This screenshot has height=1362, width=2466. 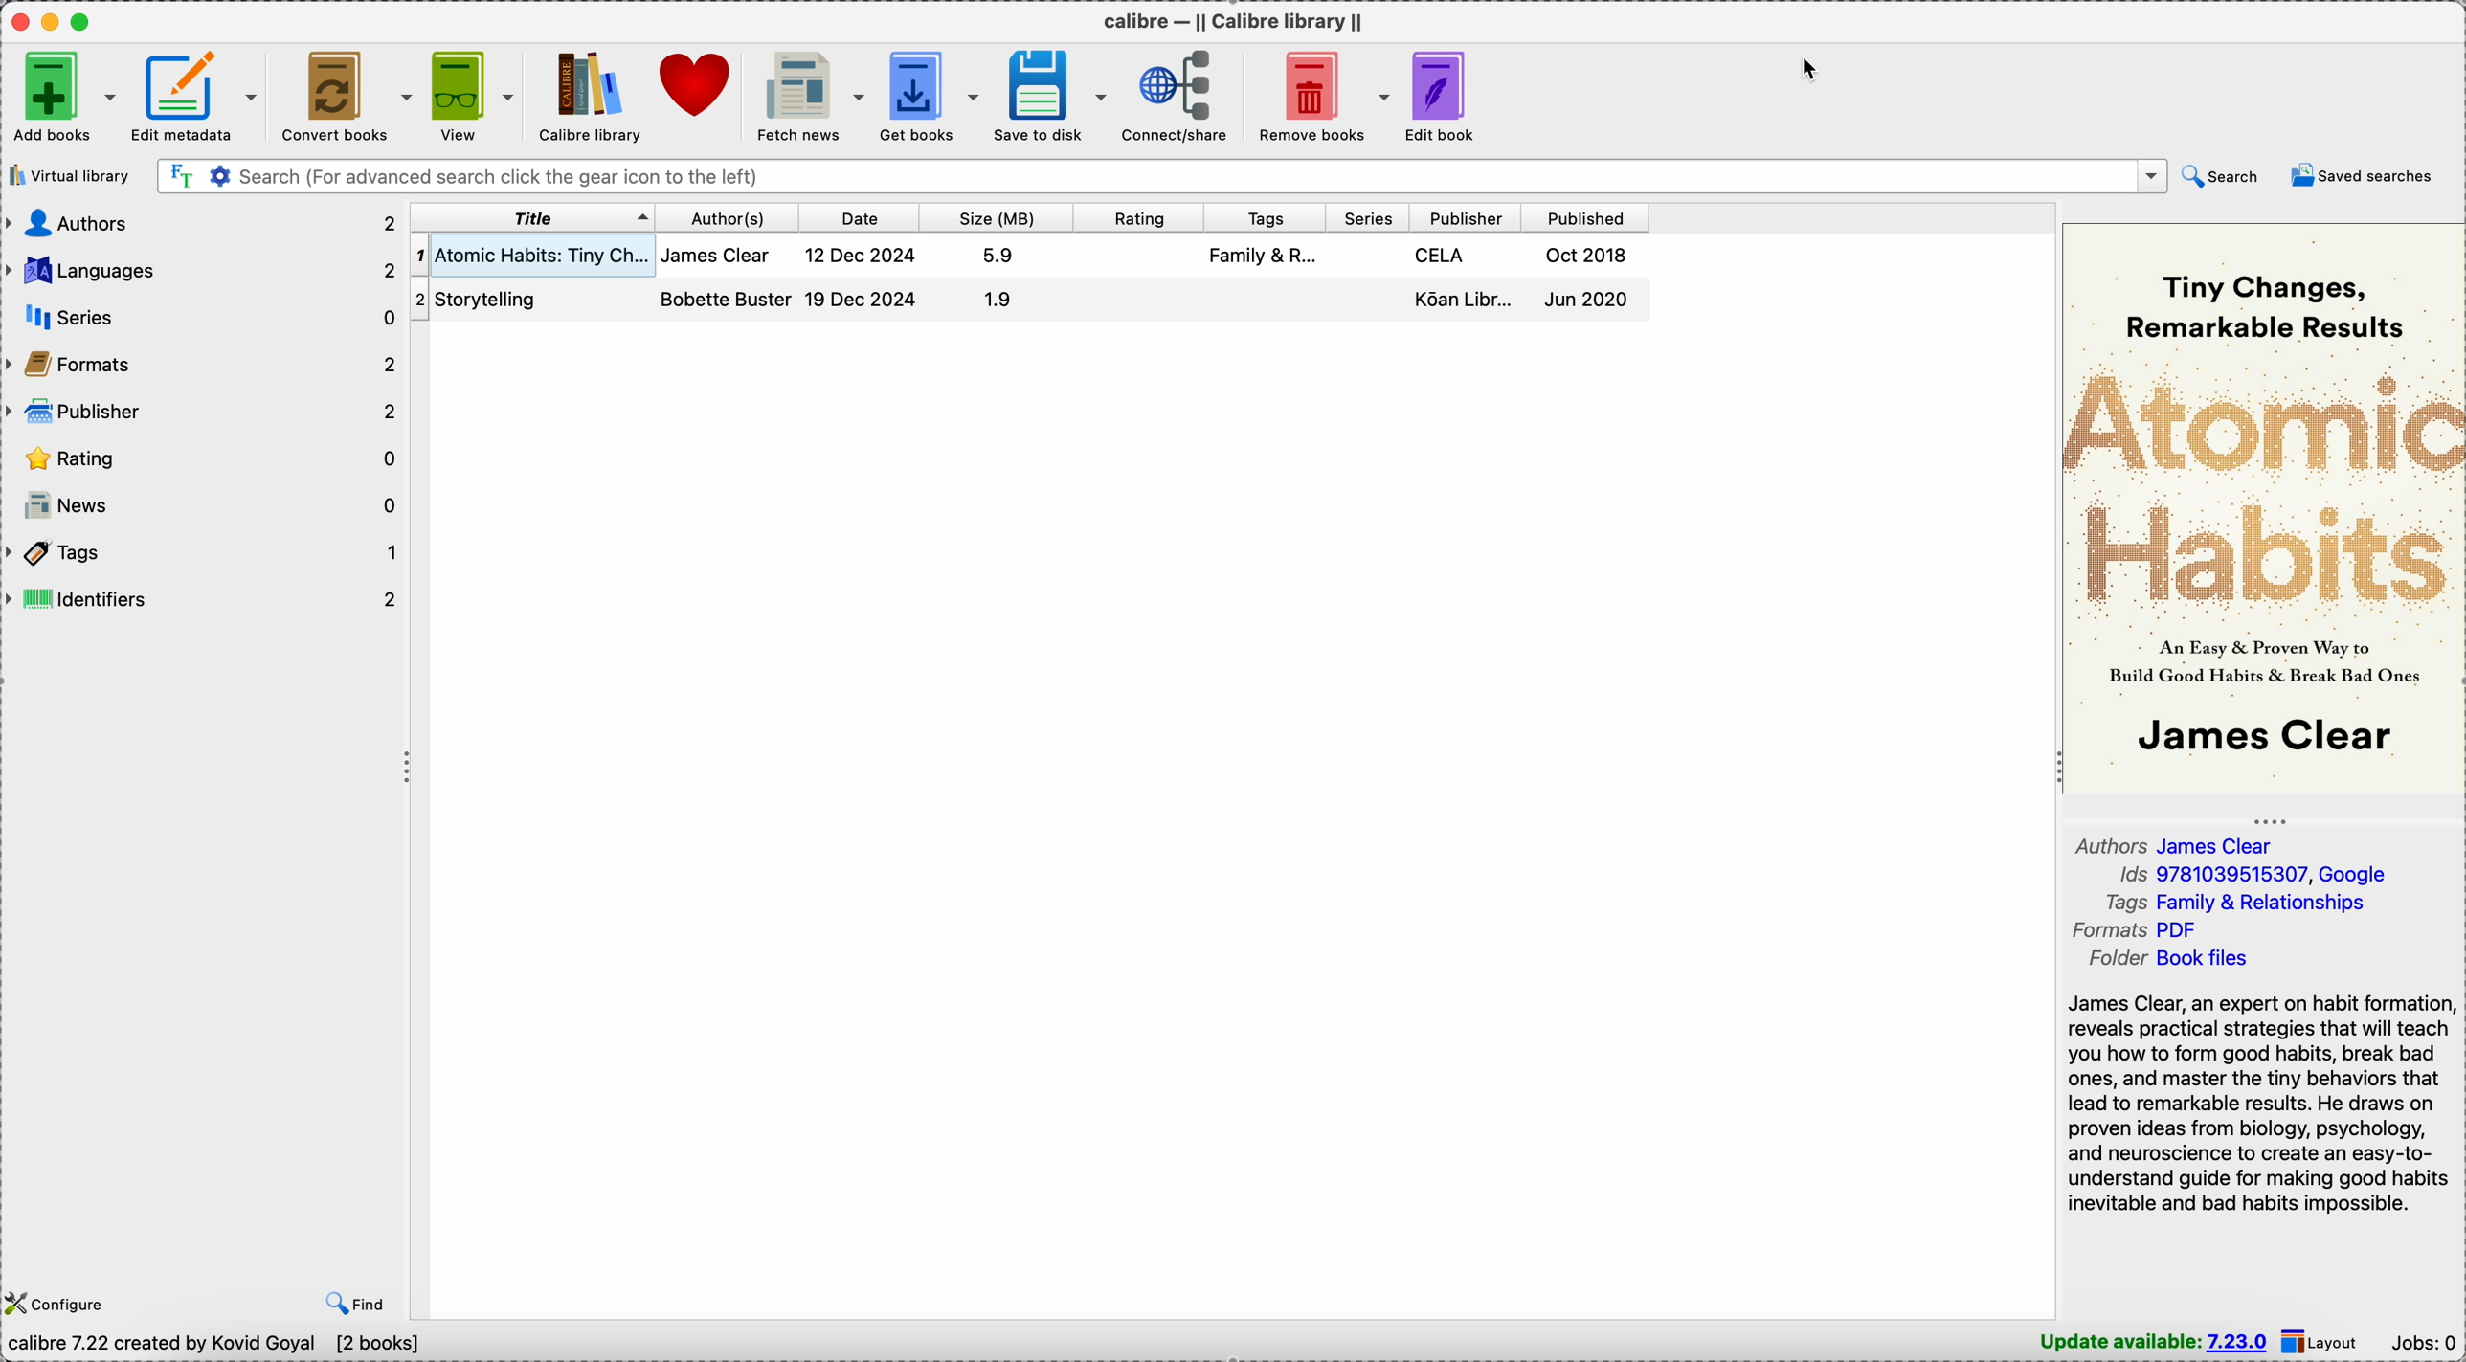 What do you see at coordinates (2176, 959) in the screenshot?
I see `folder: book files` at bounding box center [2176, 959].